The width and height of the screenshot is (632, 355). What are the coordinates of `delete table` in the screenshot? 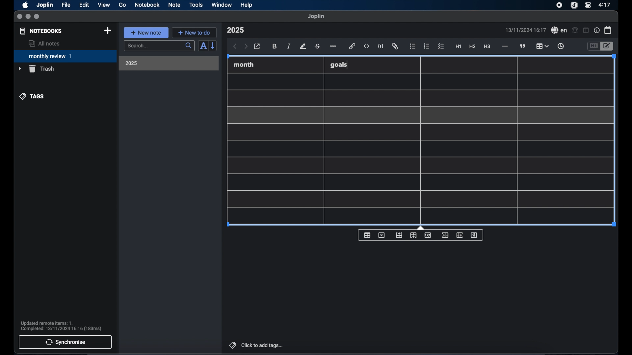 It's located at (382, 235).